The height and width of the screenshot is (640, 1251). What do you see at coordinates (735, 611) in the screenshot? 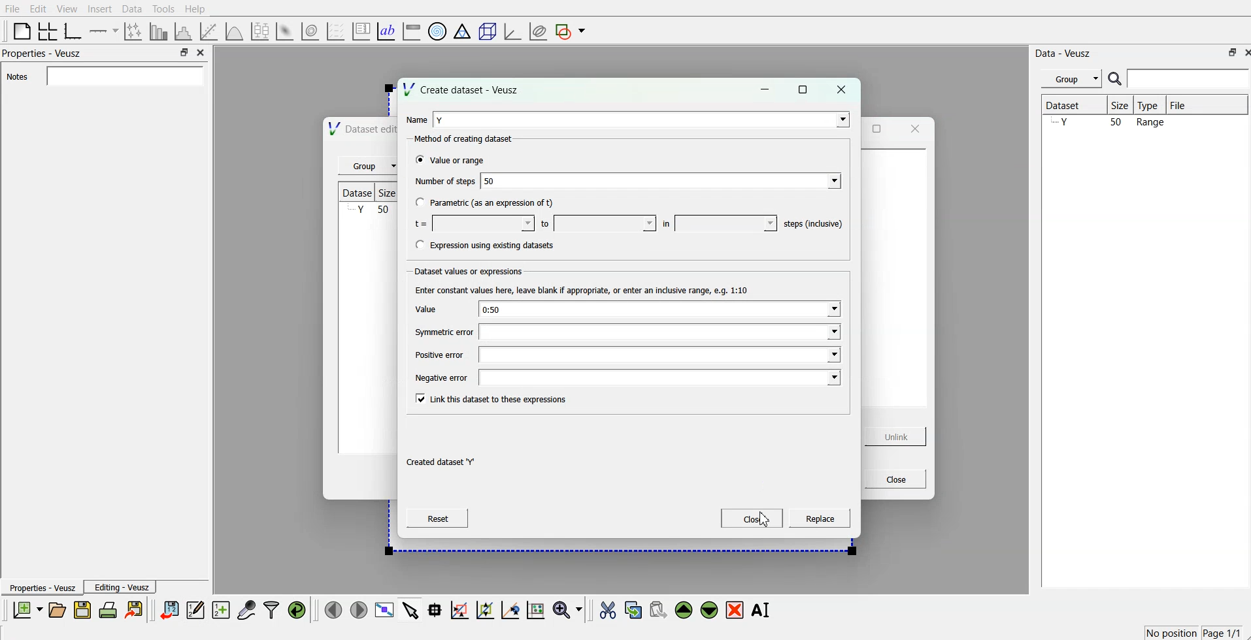
I see `remove the selected widgets` at bounding box center [735, 611].